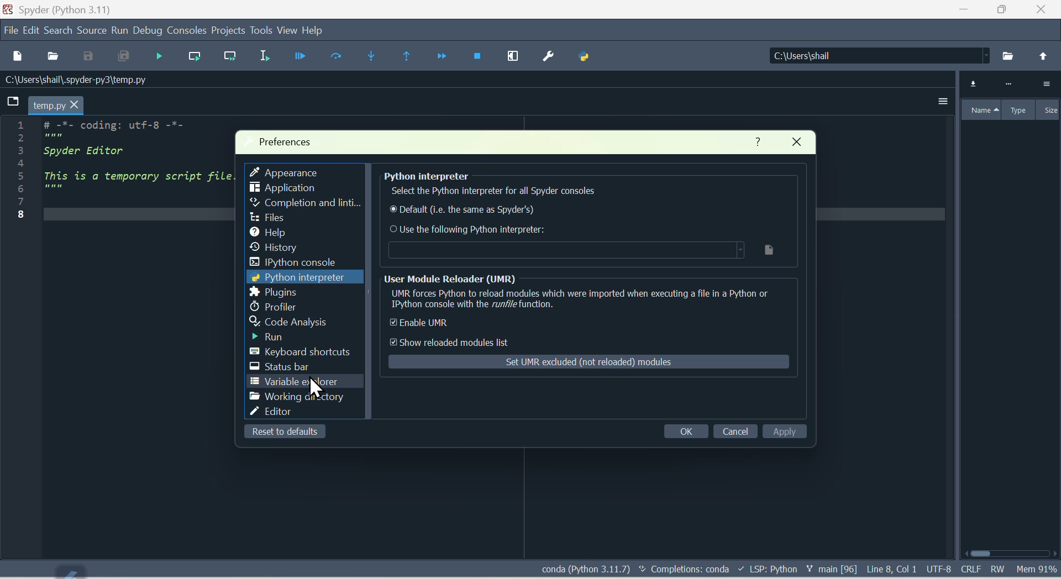 The width and height of the screenshot is (1061, 579). Describe the element at coordinates (306, 382) in the screenshot. I see `Variable explorer` at that location.